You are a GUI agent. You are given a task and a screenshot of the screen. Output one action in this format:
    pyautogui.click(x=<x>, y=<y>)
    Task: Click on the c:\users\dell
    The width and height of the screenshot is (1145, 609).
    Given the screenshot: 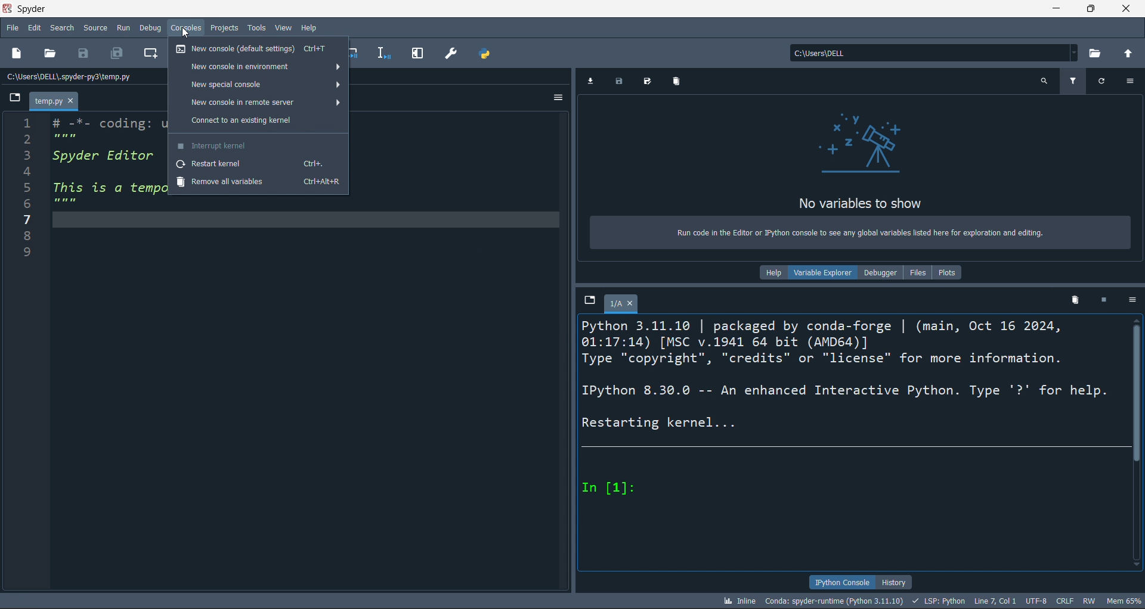 What is the action you would take?
    pyautogui.click(x=932, y=51)
    